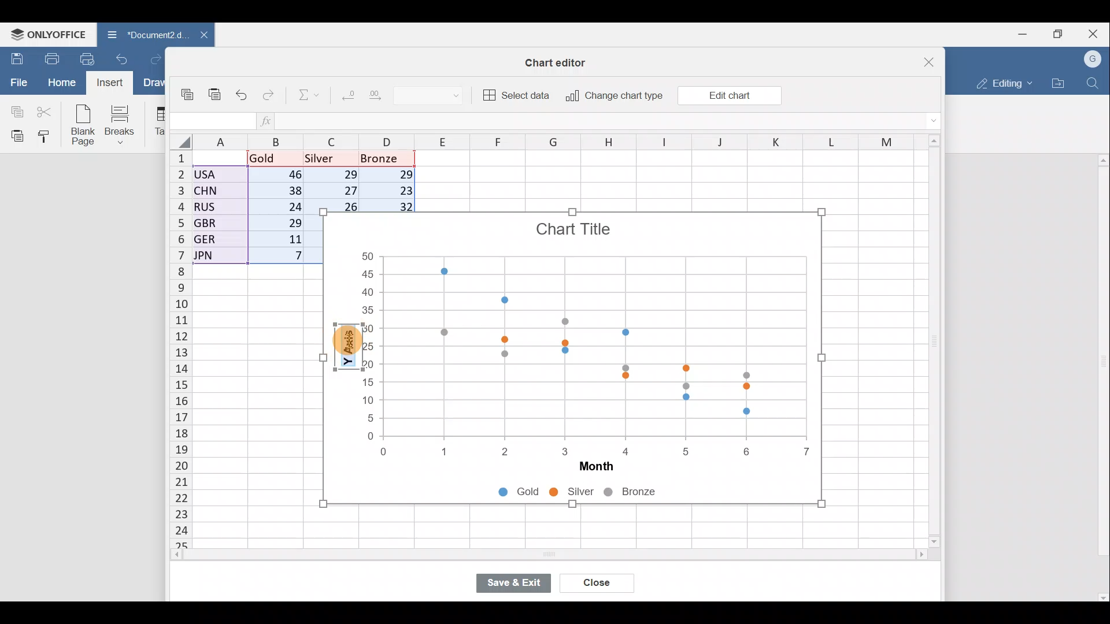 Image resolution: width=1110 pixels, height=624 pixels. Describe the element at coordinates (158, 122) in the screenshot. I see `Table` at that location.